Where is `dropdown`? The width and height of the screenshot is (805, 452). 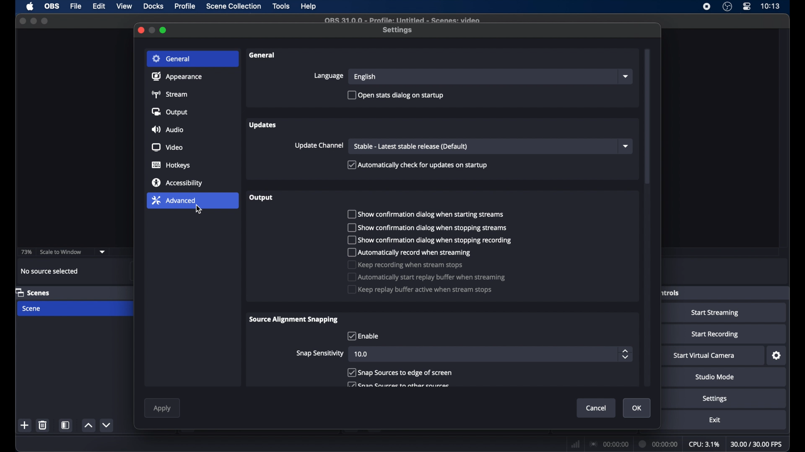 dropdown is located at coordinates (102, 252).